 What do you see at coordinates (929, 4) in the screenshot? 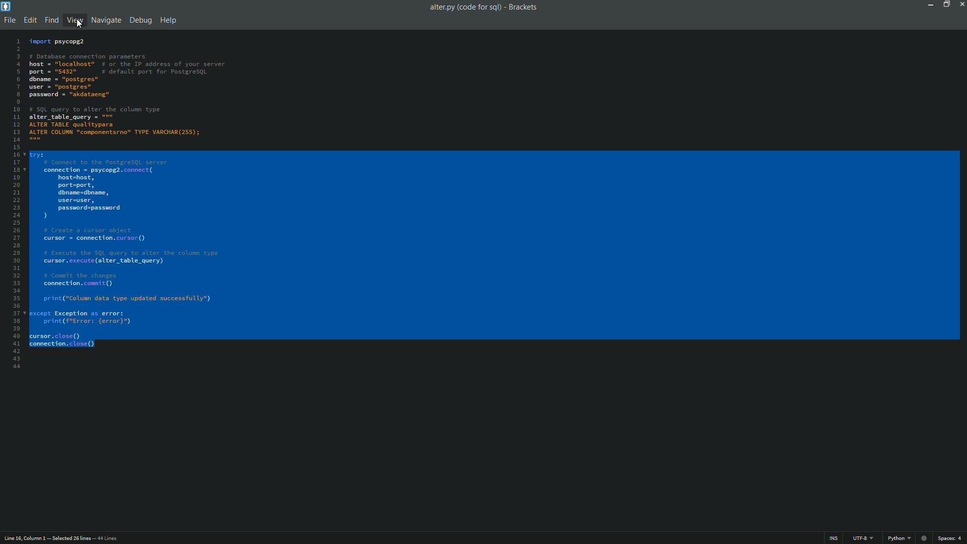
I see `minimize` at bounding box center [929, 4].